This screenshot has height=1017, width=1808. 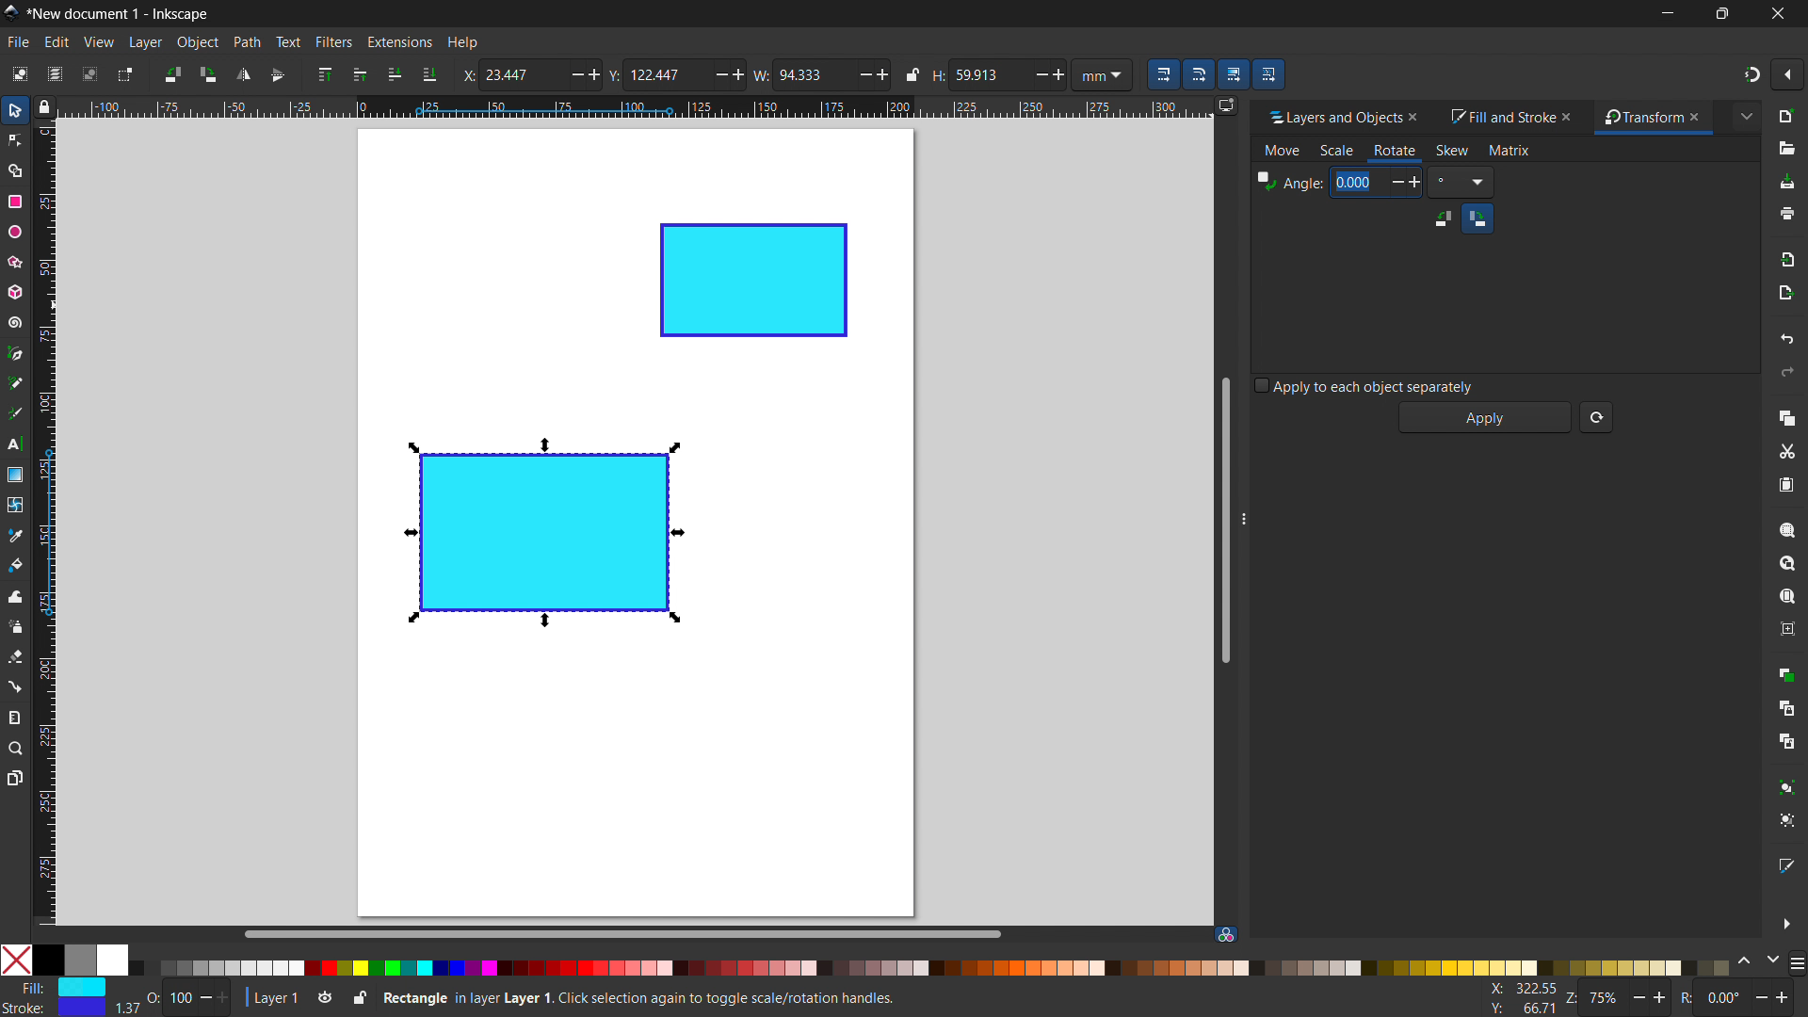 What do you see at coordinates (13, 412) in the screenshot?
I see `caligraphy tool` at bounding box center [13, 412].